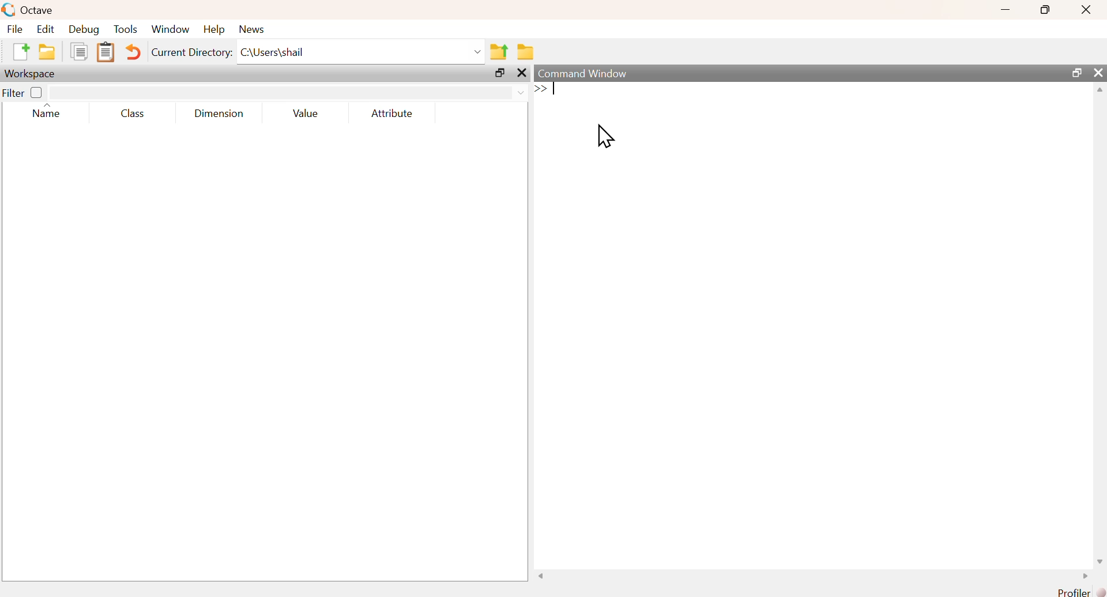 This screenshot has width=1107, height=597. I want to click on typing cursor, so click(544, 90).